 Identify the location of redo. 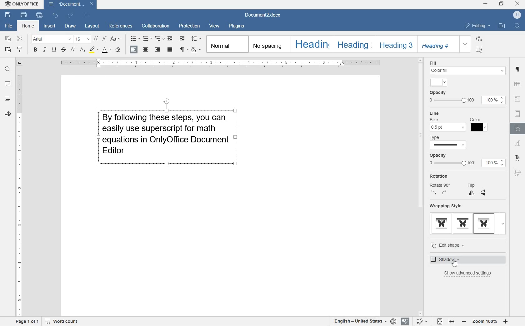
(70, 16).